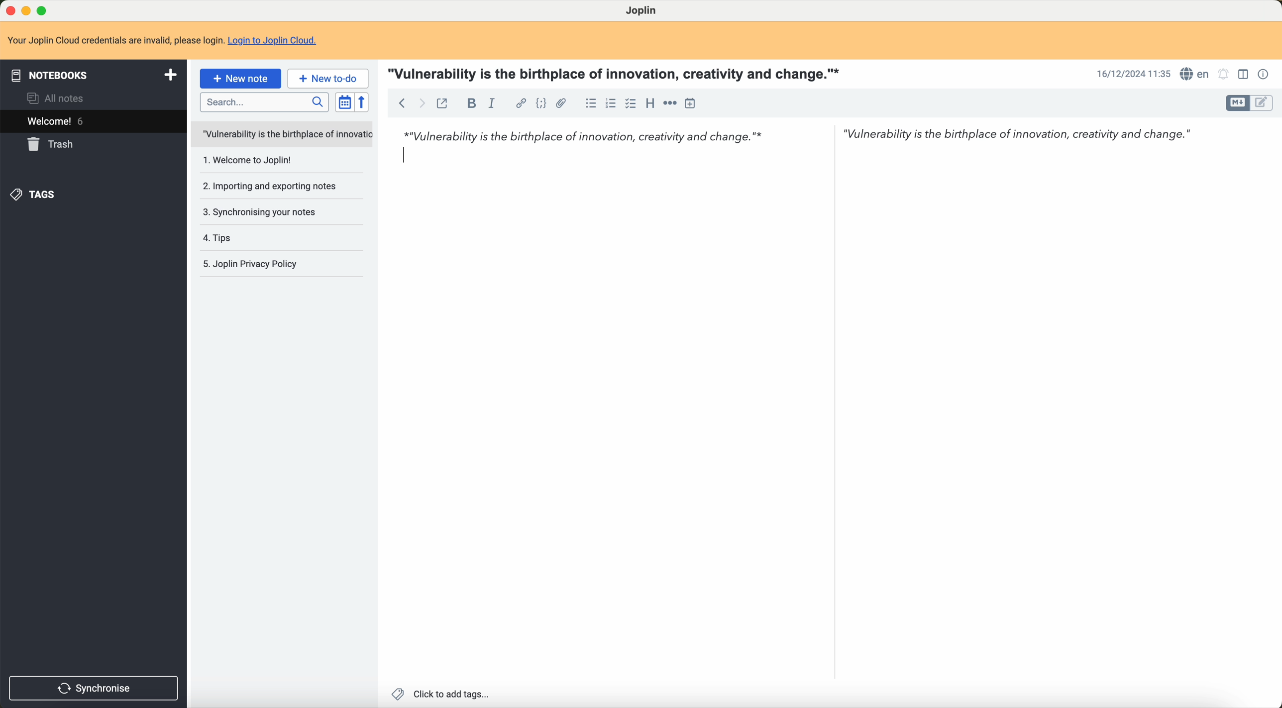 This screenshot has height=708, width=1282. What do you see at coordinates (590, 103) in the screenshot?
I see `bulleted list` at bounding box center [590, 103].